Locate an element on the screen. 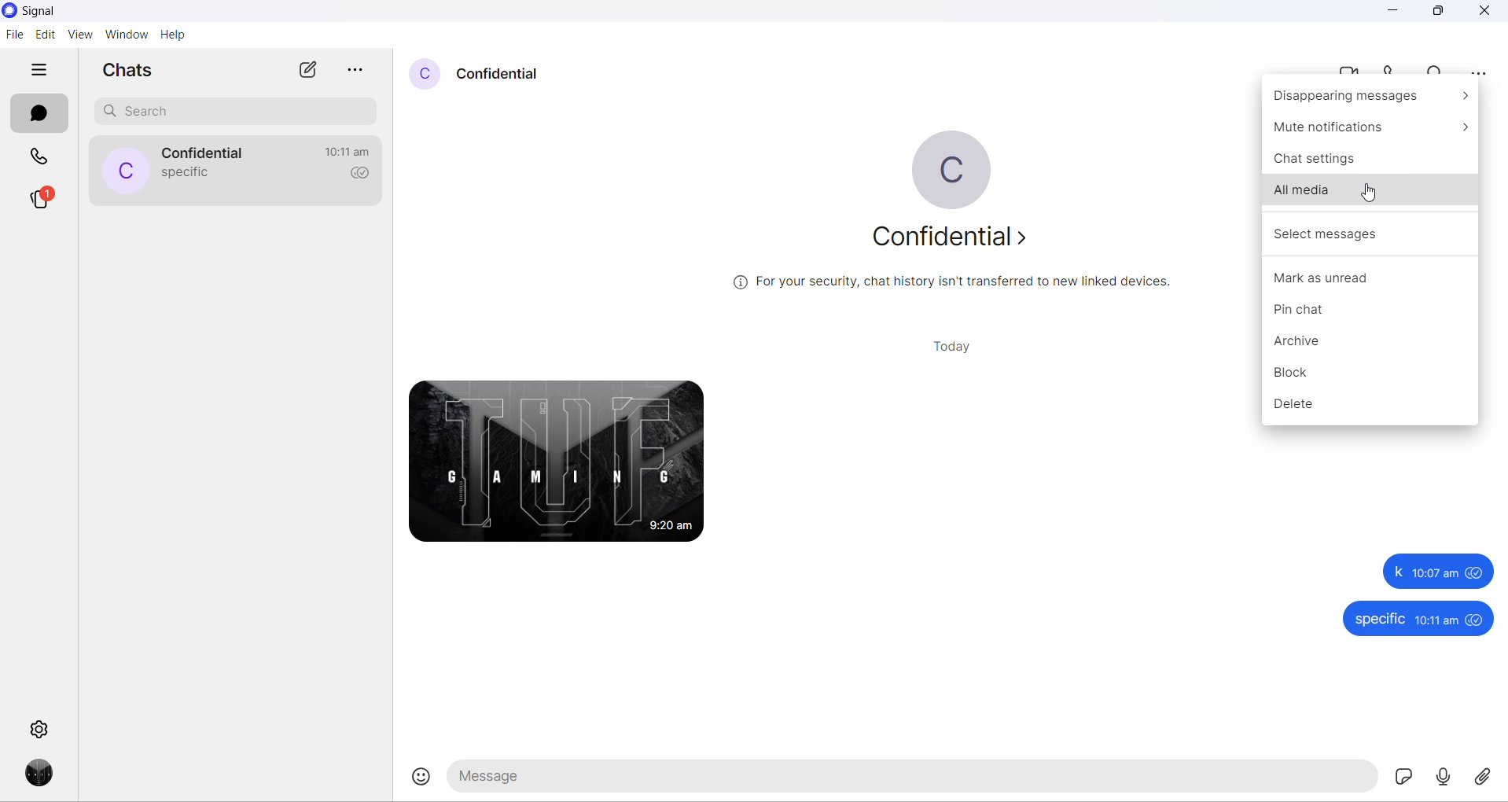 Image resolution: width=1508 pixels, height=802 pixels. 10:01 am is located at coordinates (1437, 573).